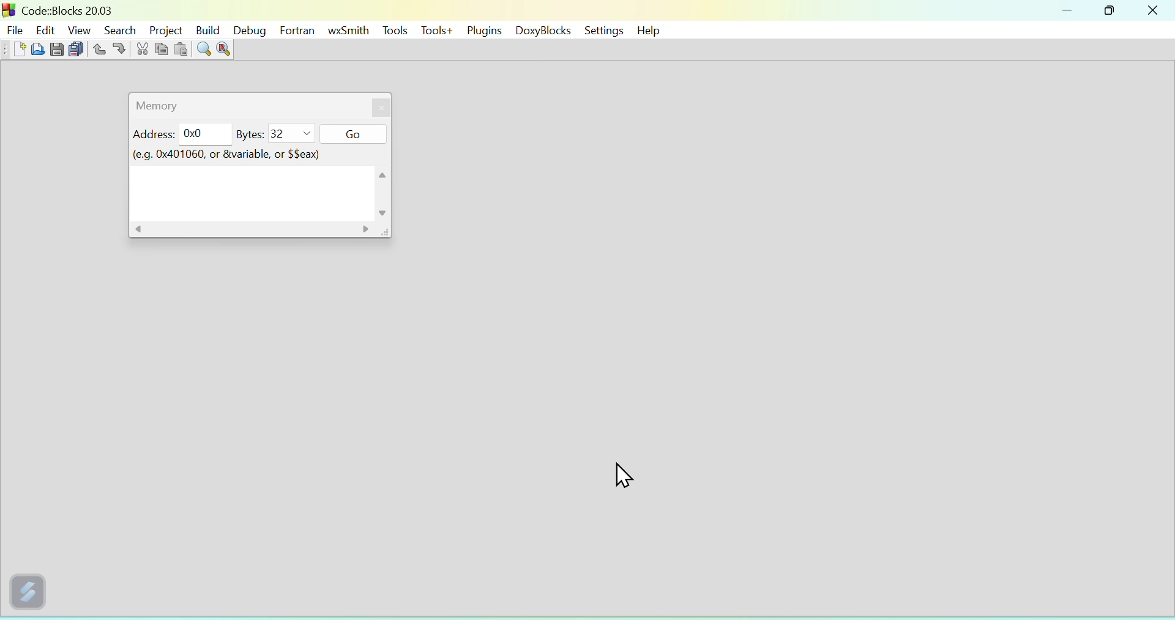  What do you see at coordinates (180, 50) in the screenshot?
I see `paste` at bounding box center [180, 50].